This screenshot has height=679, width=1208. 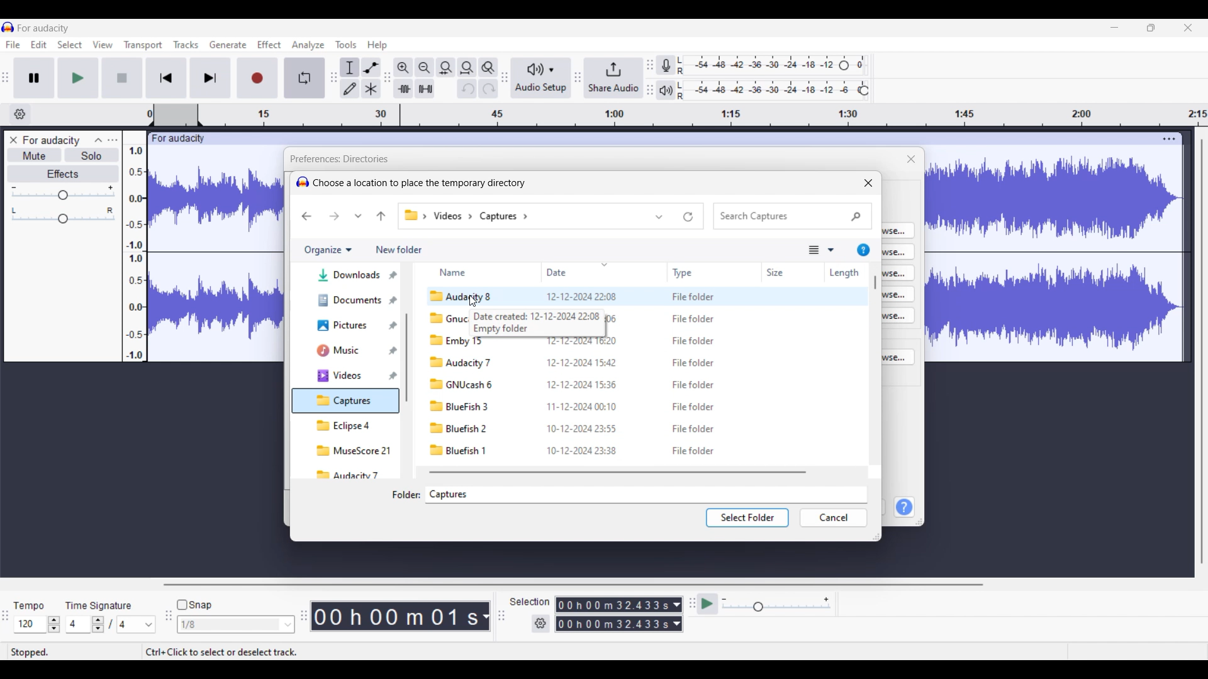 What do you see at coordinates (660, 216) in the screenshot?
I see `Previous locations ` at bounding box center [660, 216].